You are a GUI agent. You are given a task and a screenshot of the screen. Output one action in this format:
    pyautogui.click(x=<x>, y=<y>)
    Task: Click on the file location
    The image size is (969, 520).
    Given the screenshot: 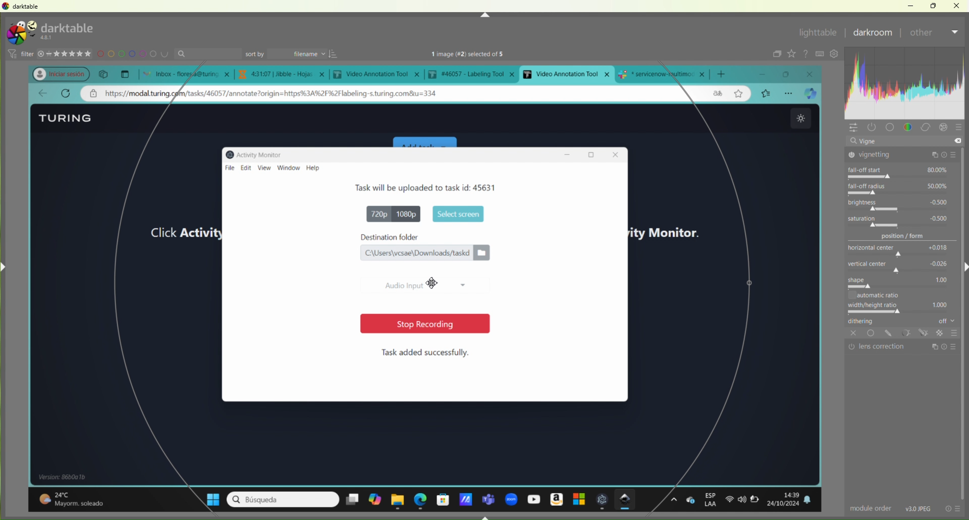 What is the action you would take?
    pyautogui.click(x=424, y=253)
    